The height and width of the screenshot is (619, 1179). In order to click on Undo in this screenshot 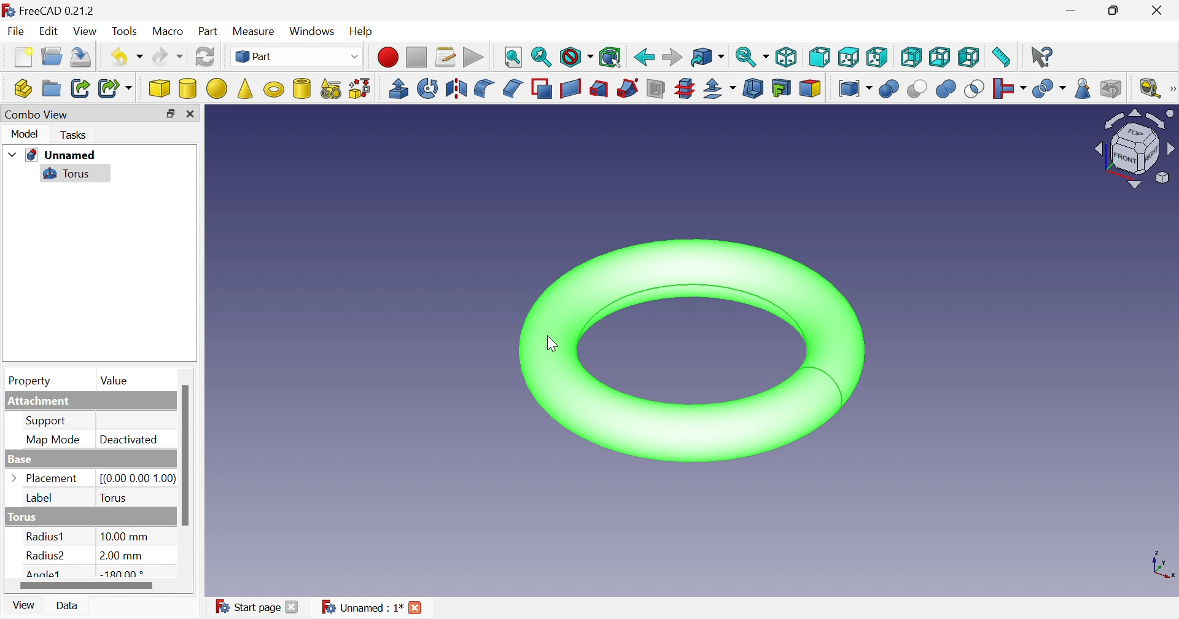, I will do `click(128, 57)`.